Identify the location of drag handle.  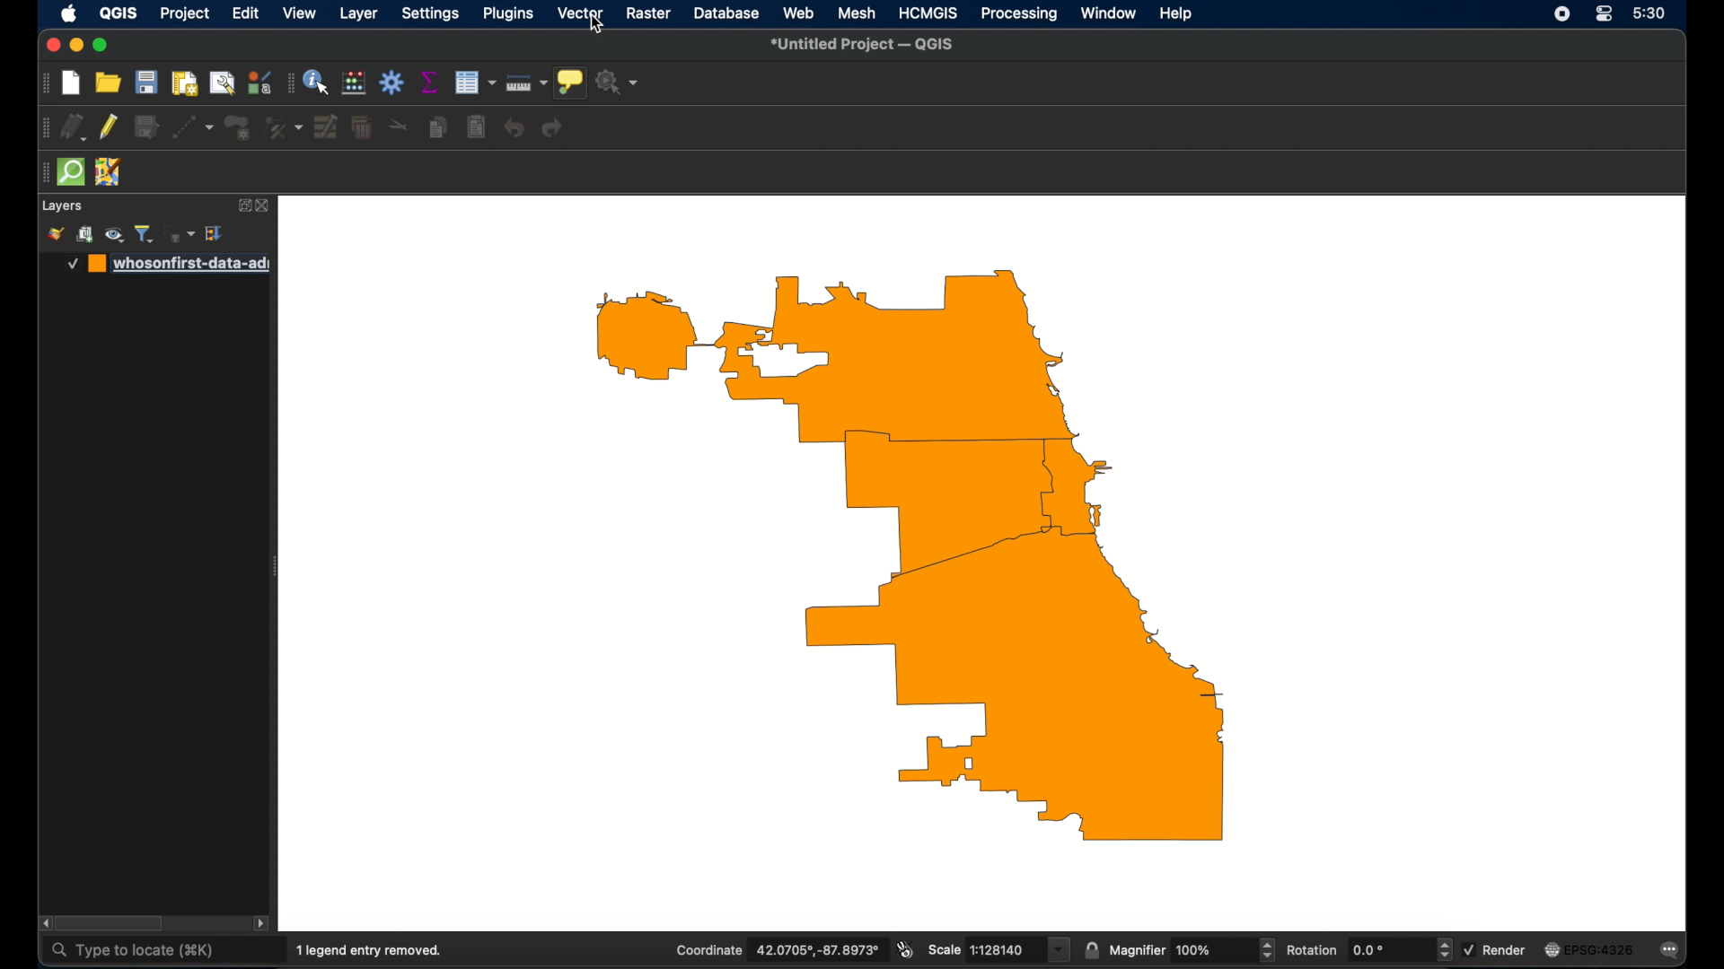
(288, 83).